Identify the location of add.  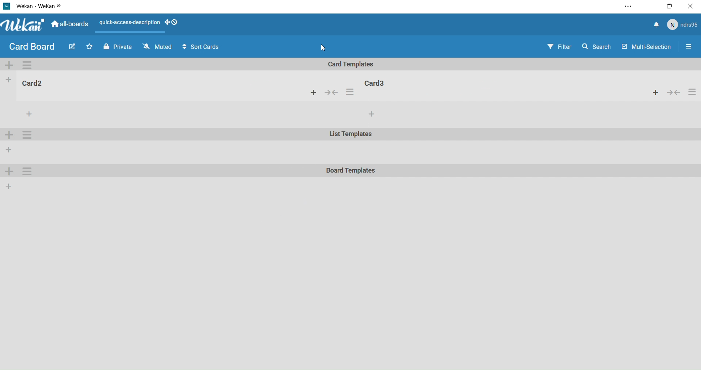
(372, 114).